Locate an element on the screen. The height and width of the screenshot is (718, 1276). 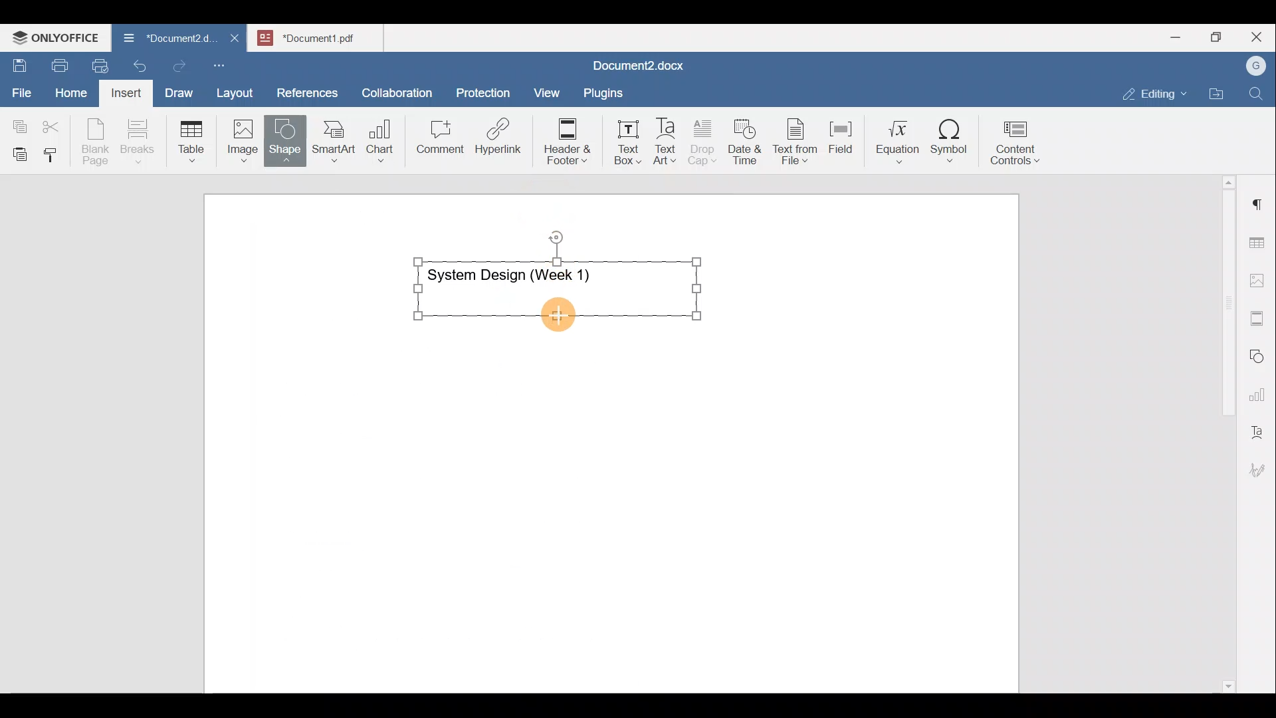
Minimize is located at coordinates (1175, 36).